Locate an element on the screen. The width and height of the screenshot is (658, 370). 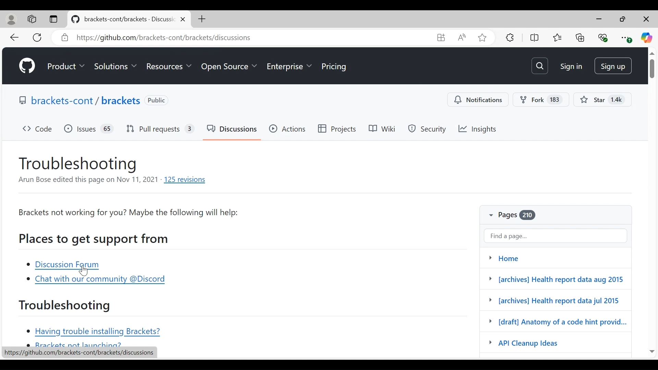
Brackets not working for you? Maybe the following will help is located at coordinates (128, 213).